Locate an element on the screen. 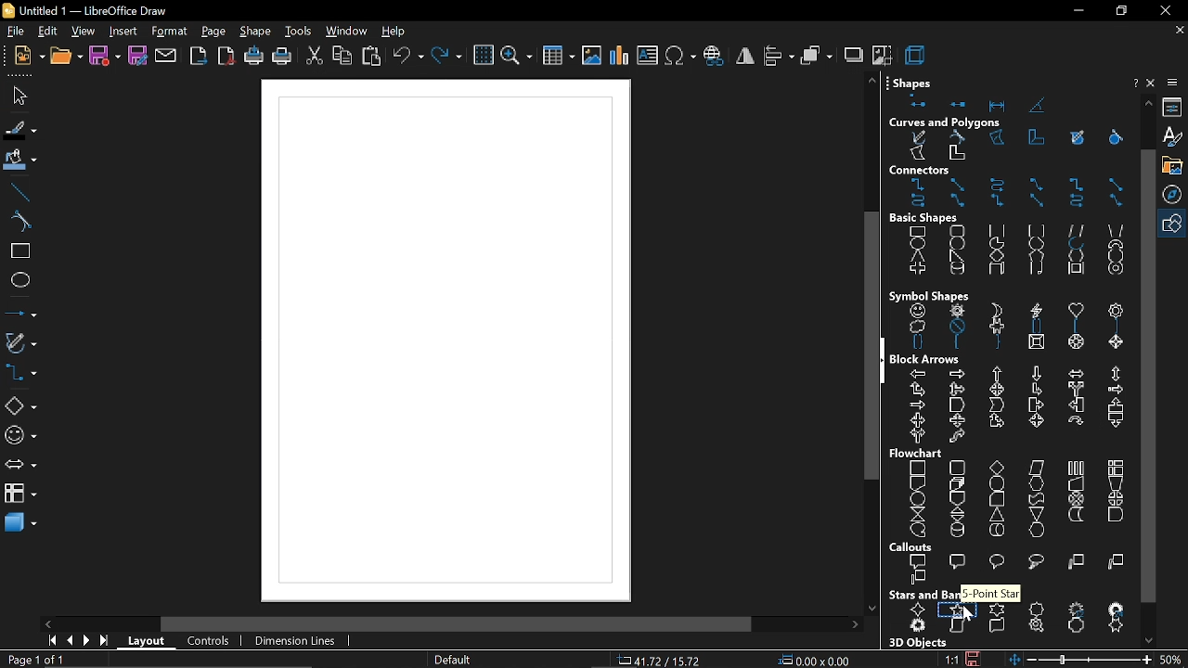 Image resolution: width=1188 pixels, height=668 pixels. co-ordinates is located at coordinates (663, 661).